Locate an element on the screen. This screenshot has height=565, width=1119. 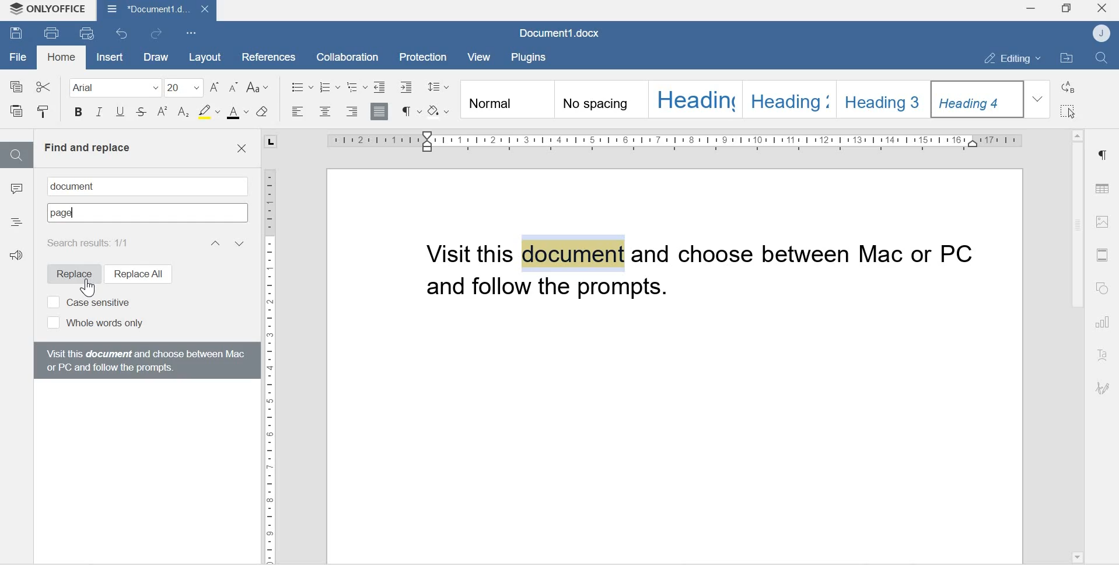
and follow the prompts. is located at coordinates (559, 291).